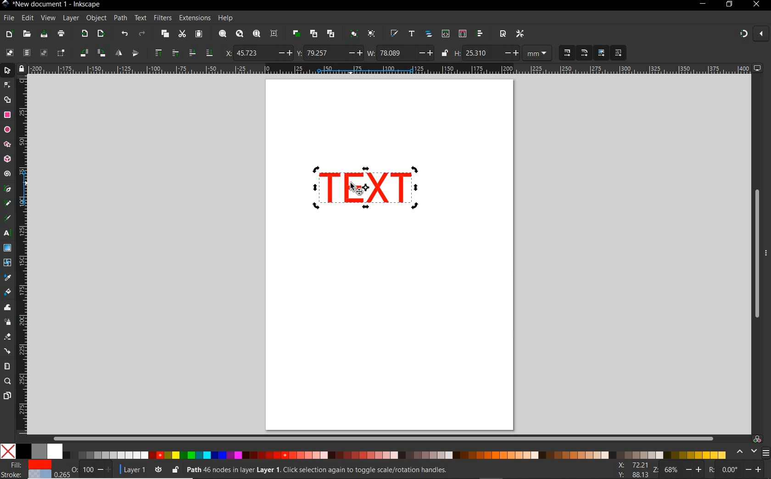 The height and width of the screenshot is (479, 771). Describe the element at coordinates (26, 53) in the screenshot. I see `SELECT ALL IN ALL LAYERS` at that location.